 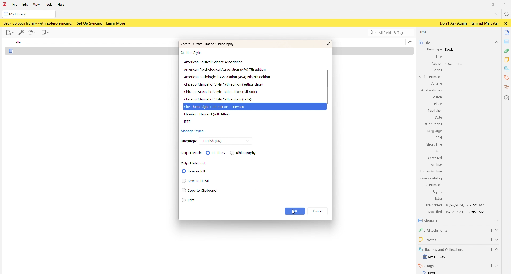 What do you see at coordinates (439, 138) in the screenshot?
I see `ISBN` at bounding box center [439, 138].